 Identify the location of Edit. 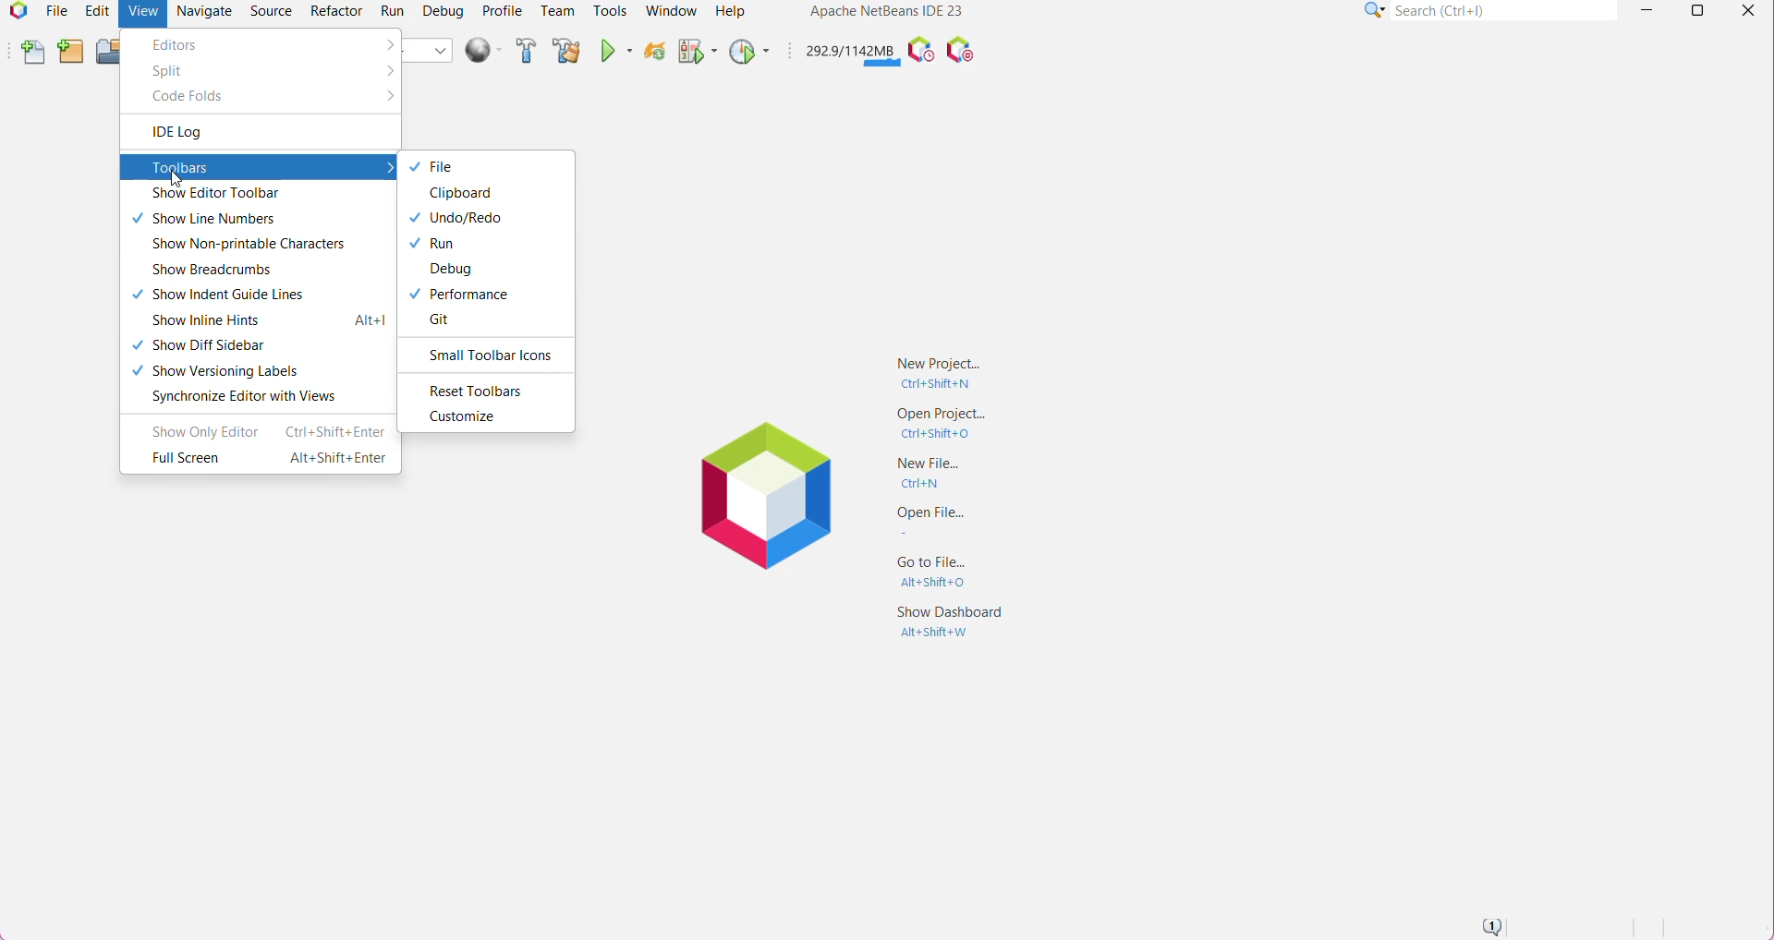
(95, 11).